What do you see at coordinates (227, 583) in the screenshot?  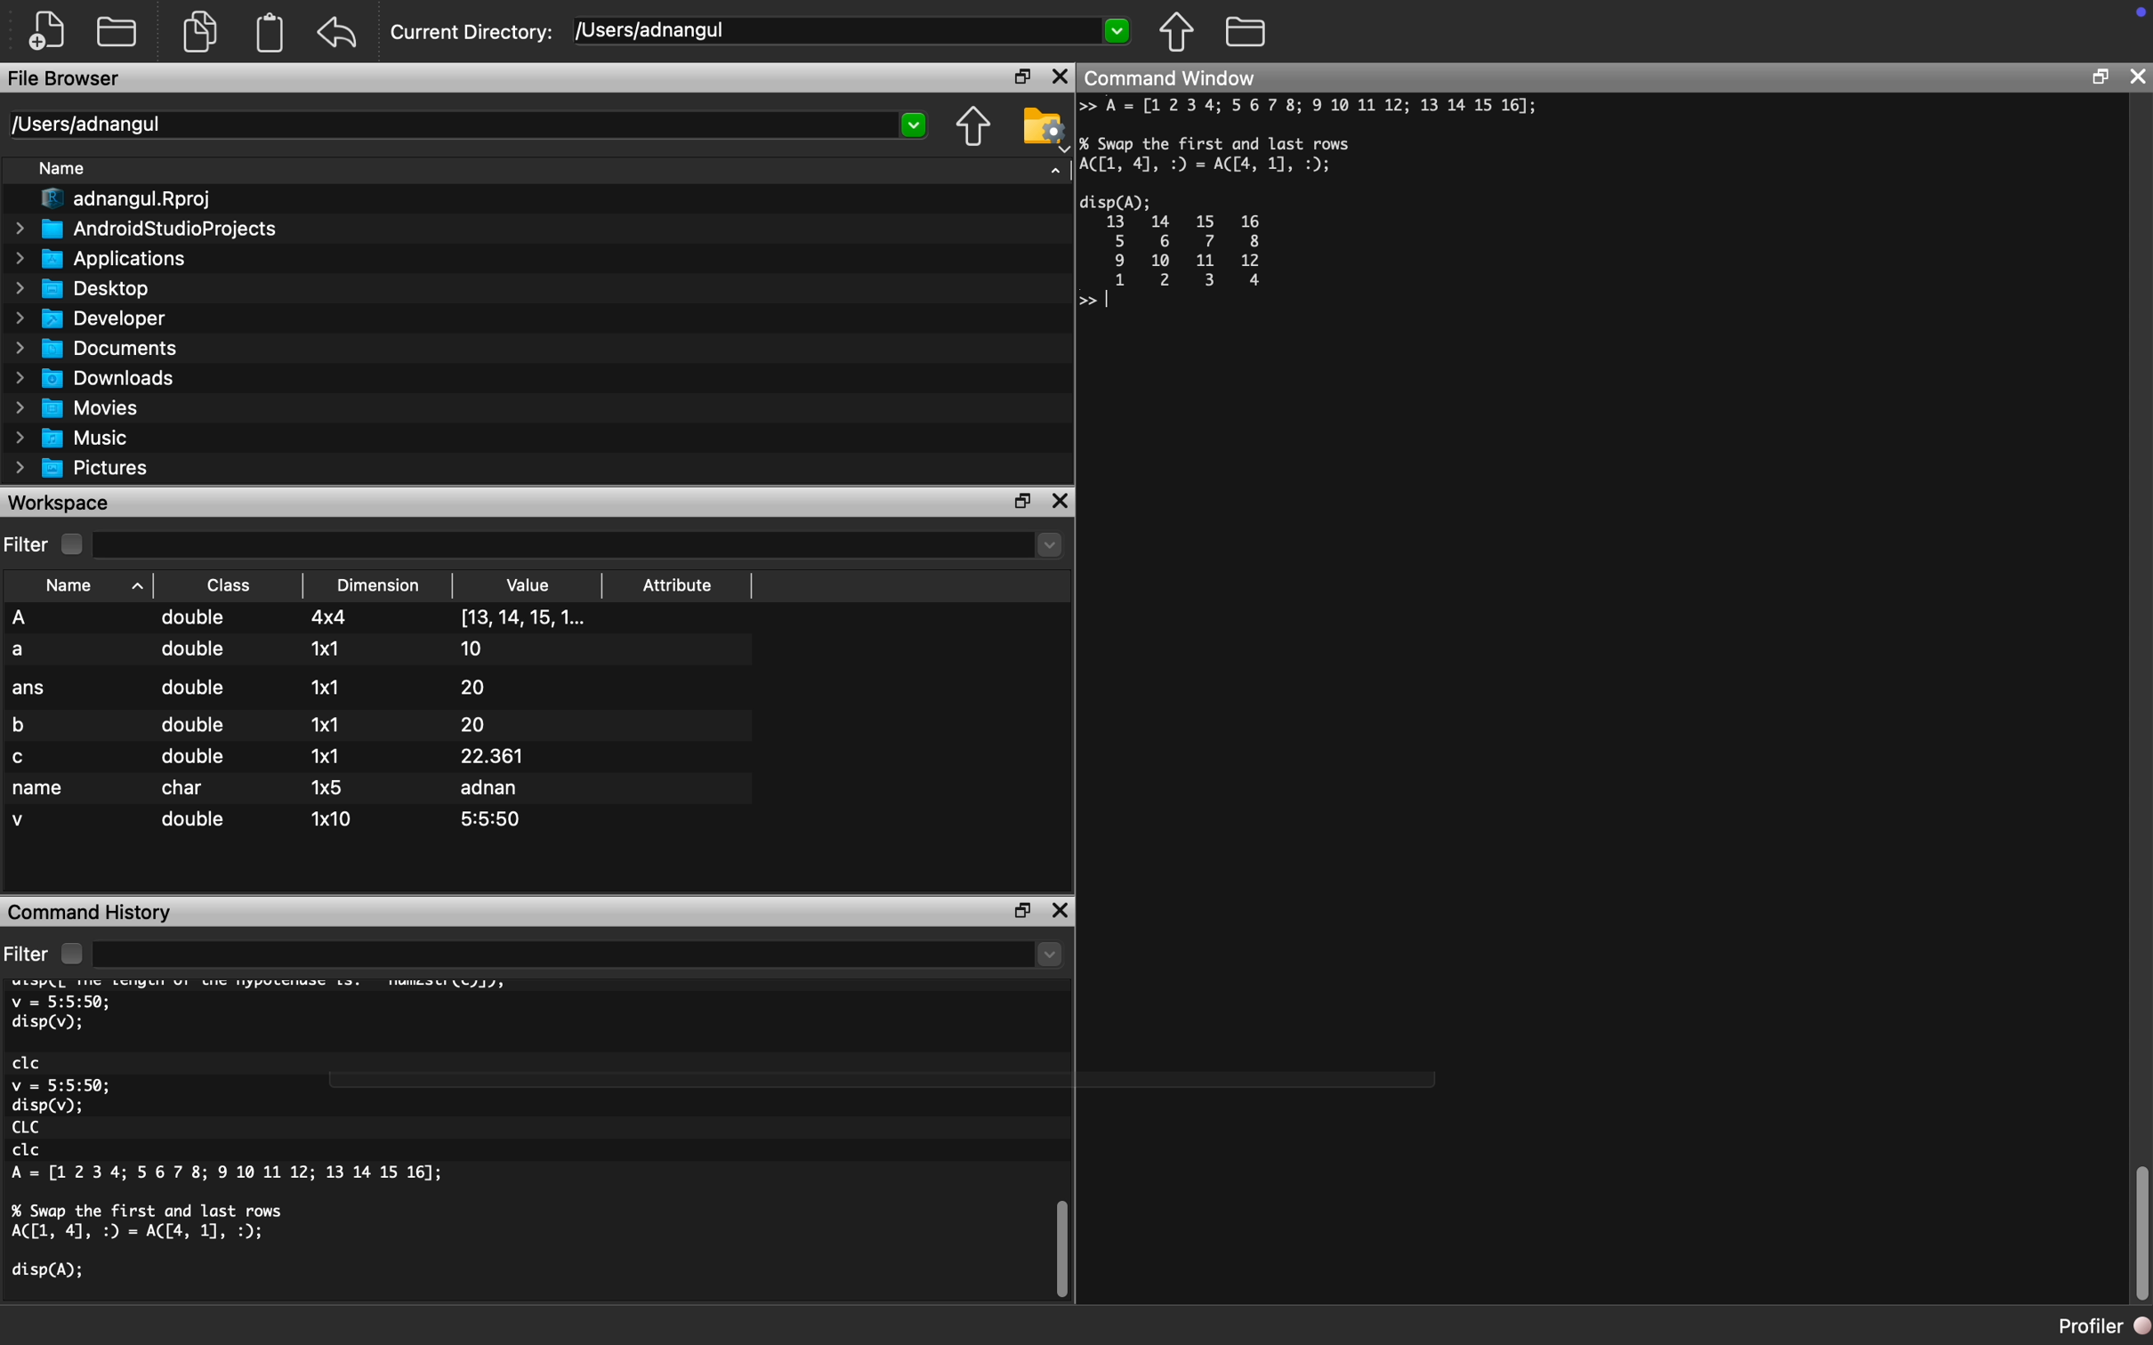 I see `Class` at bounding box center [227, 583].